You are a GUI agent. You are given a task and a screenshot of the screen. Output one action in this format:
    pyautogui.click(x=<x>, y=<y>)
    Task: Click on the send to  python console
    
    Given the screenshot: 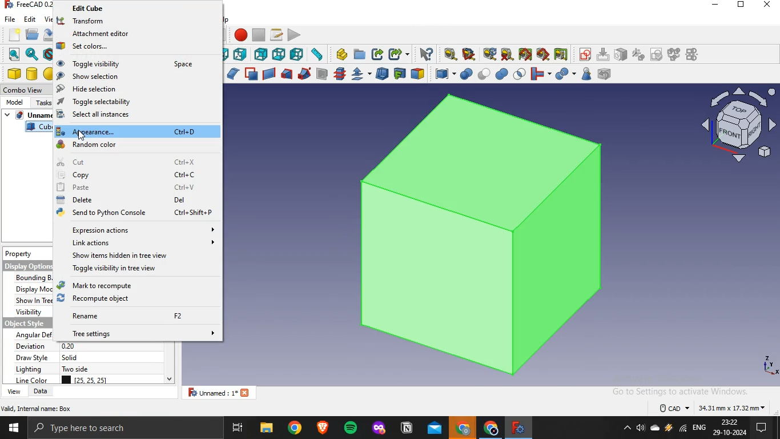 What is the action you would take?
    pyautogui.click(x=132, y=213)
    